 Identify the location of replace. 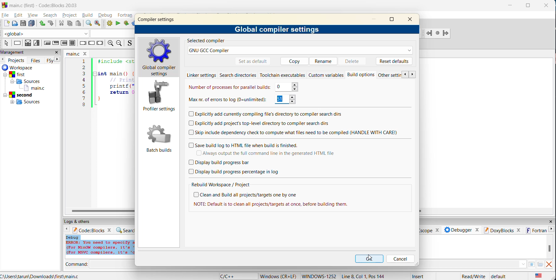
(98, 24).